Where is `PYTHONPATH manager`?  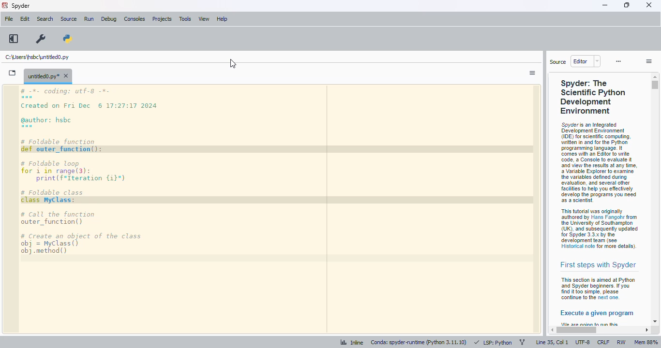 PYTHONPATH manager is located at coordinates (69, 39).